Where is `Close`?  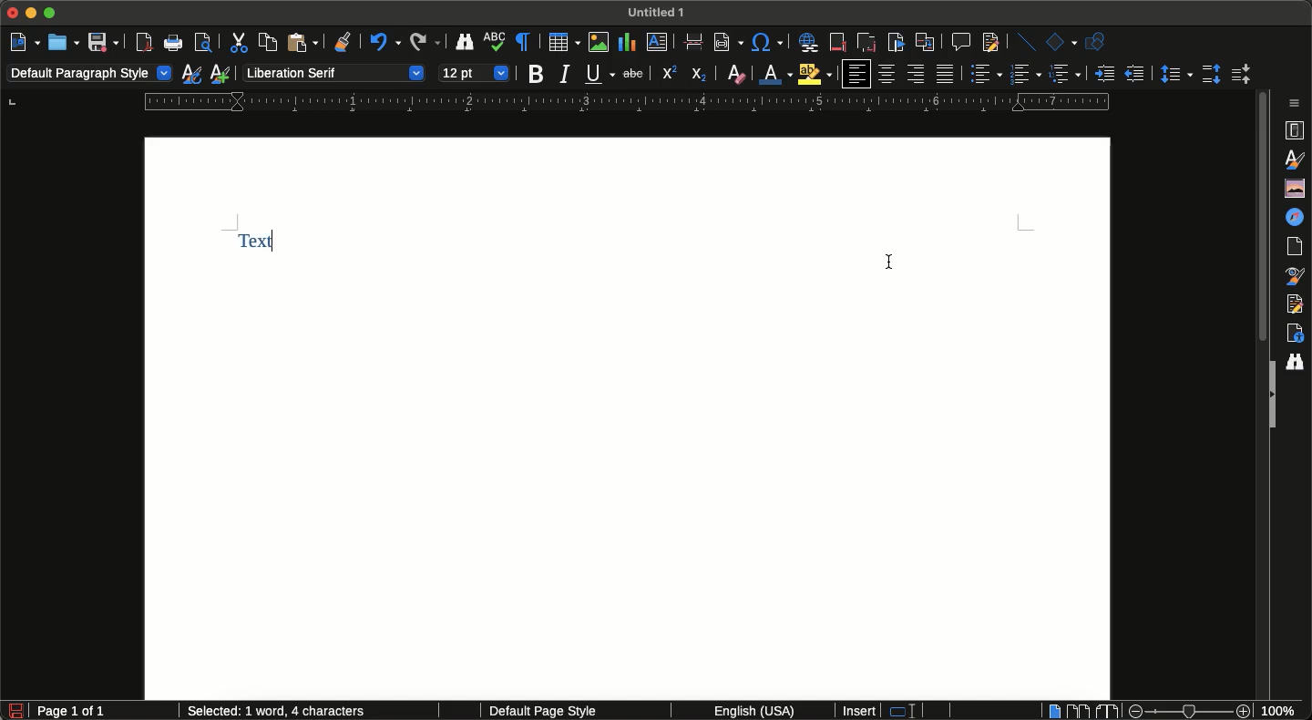 Close is located at coordinates (13, 14).